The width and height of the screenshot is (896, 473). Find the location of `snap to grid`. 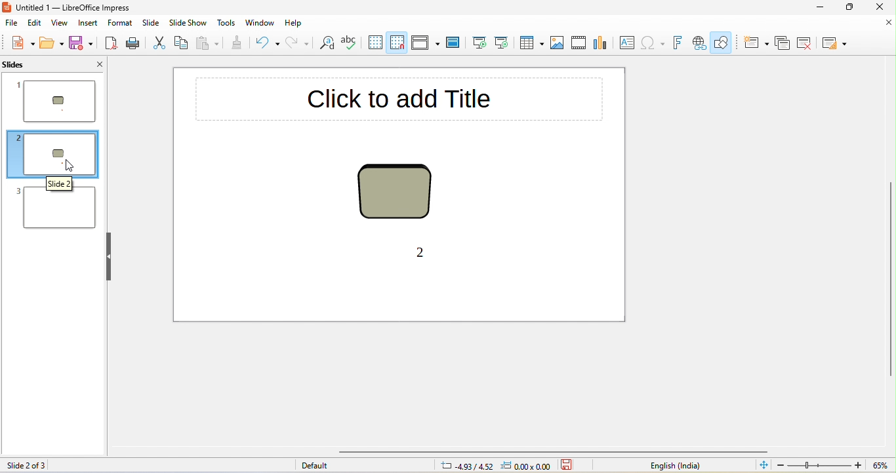

snap to grid is located at coordinates (398, 43).